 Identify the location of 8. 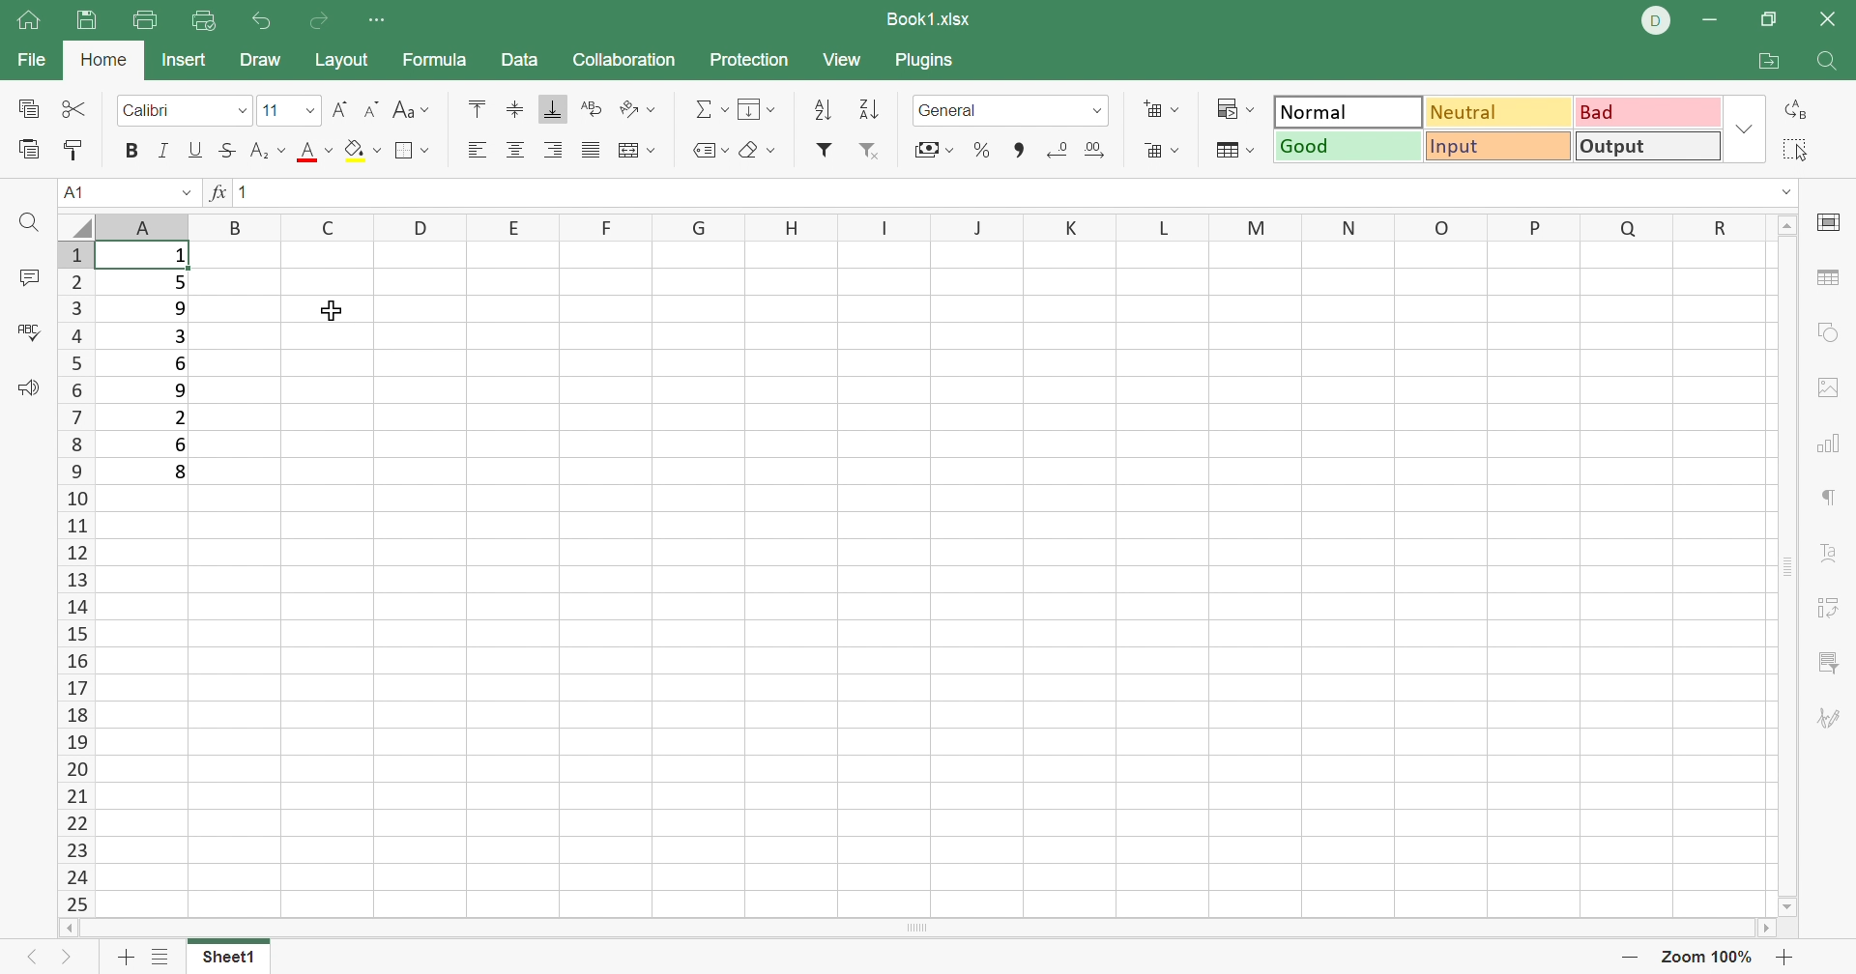
(184, 473).